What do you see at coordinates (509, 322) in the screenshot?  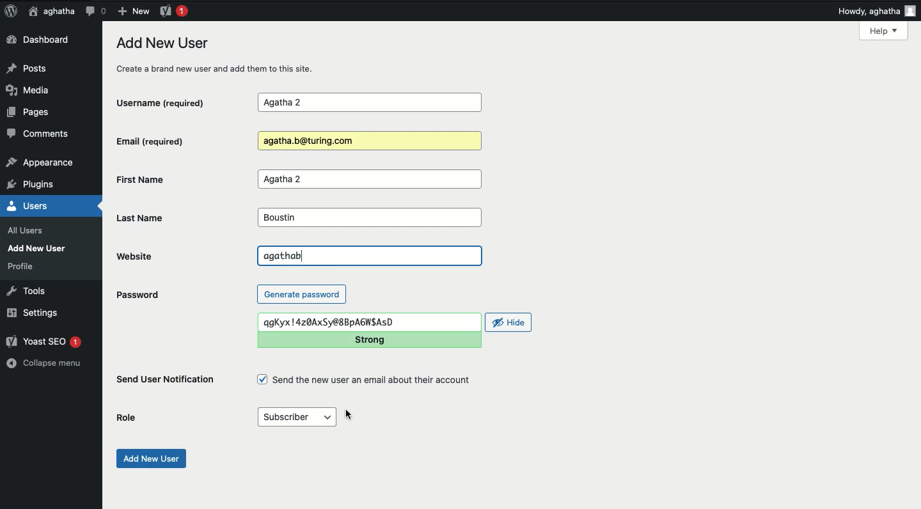 I see `Hide` at bounding box center [509, 322].